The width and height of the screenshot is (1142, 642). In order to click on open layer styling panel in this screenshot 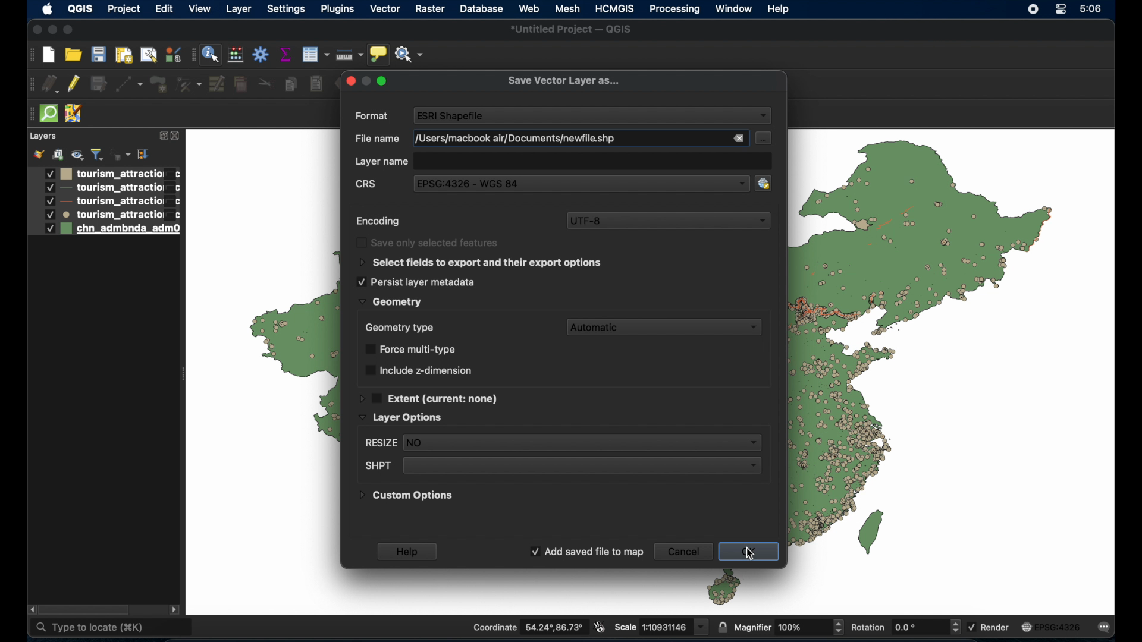, I will do `click(39, 153)`.